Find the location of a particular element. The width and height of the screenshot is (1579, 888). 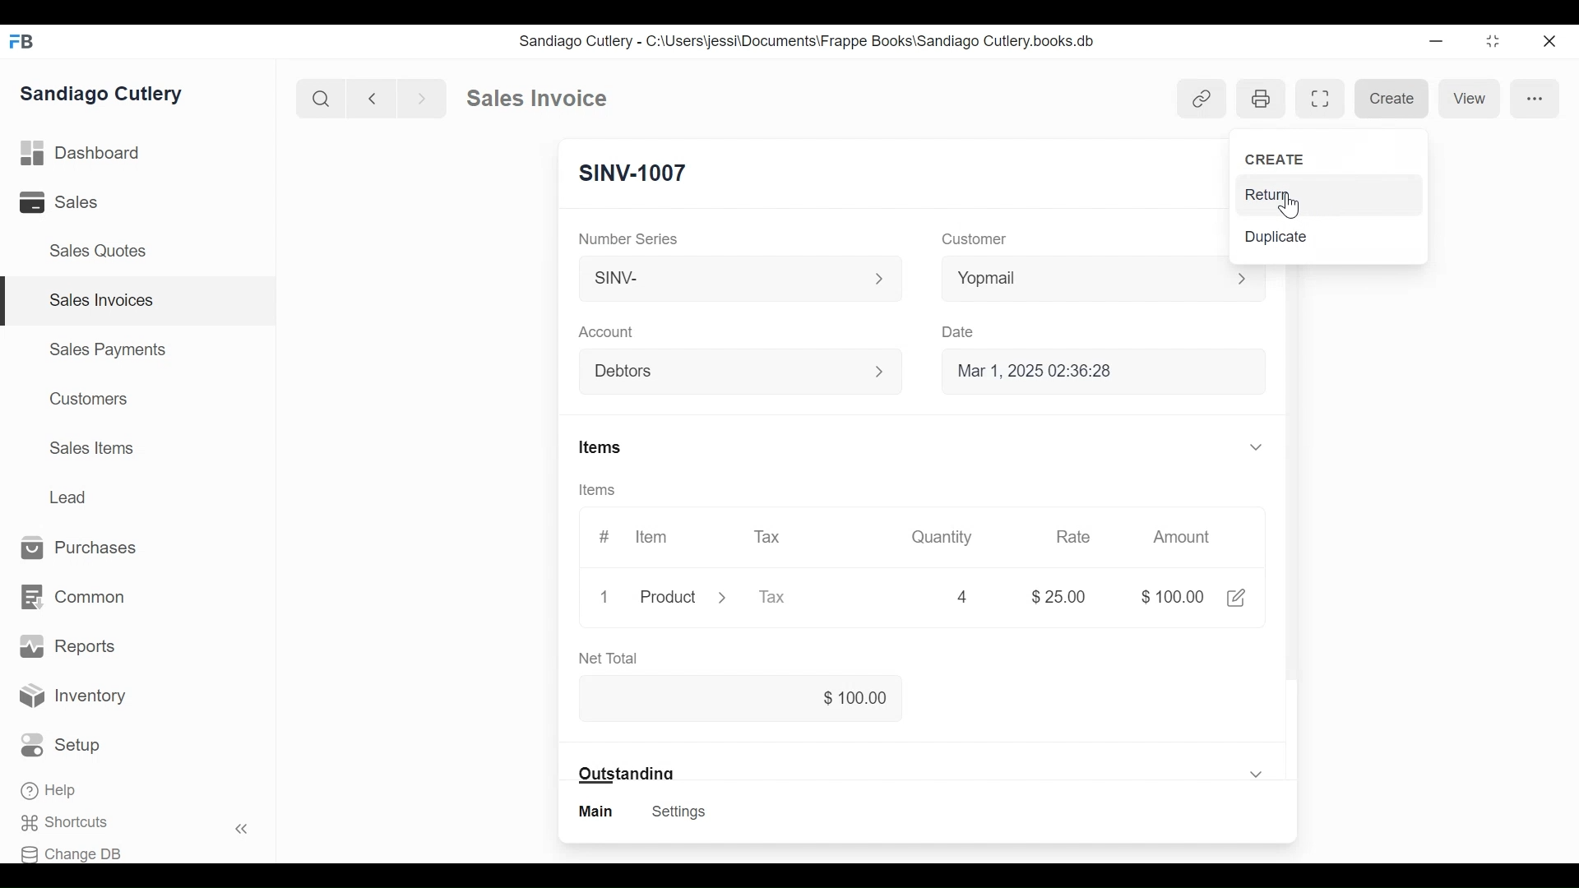

Return is located at coordinates (1268, 194).